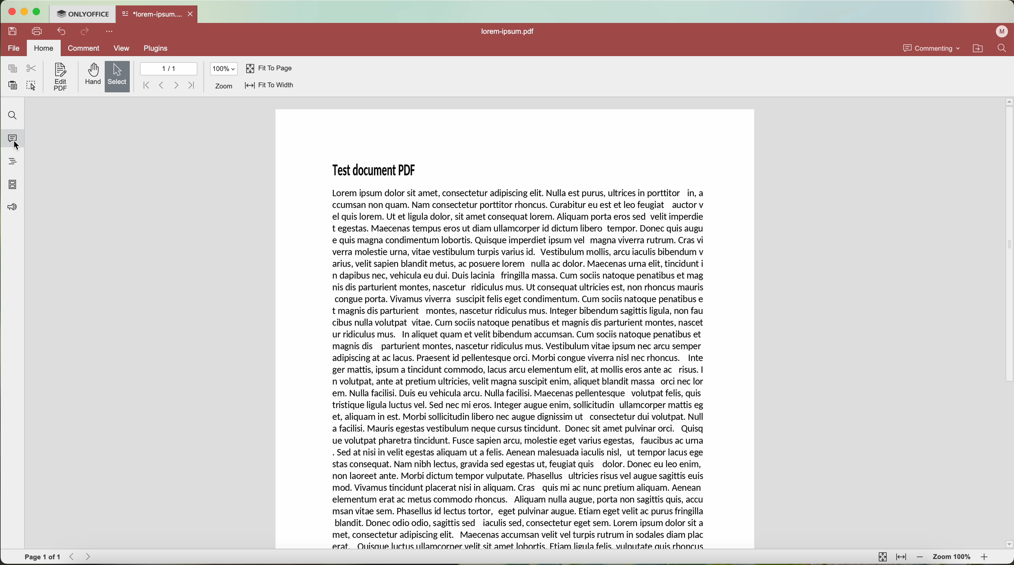 Image resolution: width=1014 pixels, height=565 pixels. Describe the element at coordinates (37, 32) in the screenshot. I see `print` at that location.